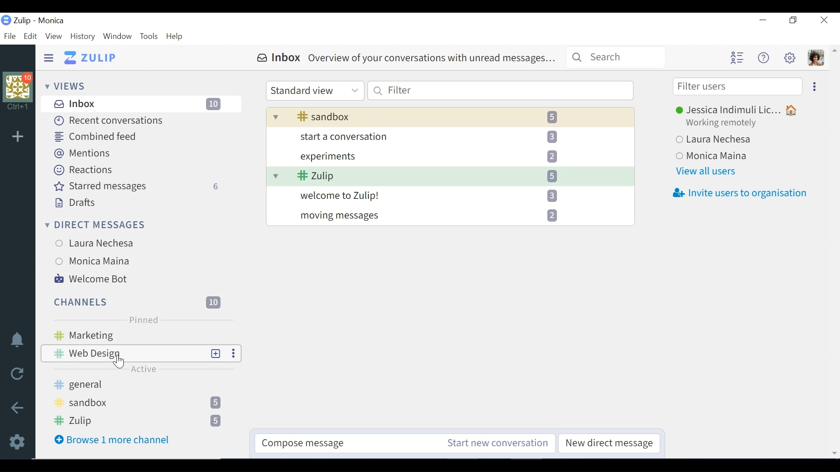 The image size is (840, 472). I want to click on Compose message Start new conversation, so click(403, 443).